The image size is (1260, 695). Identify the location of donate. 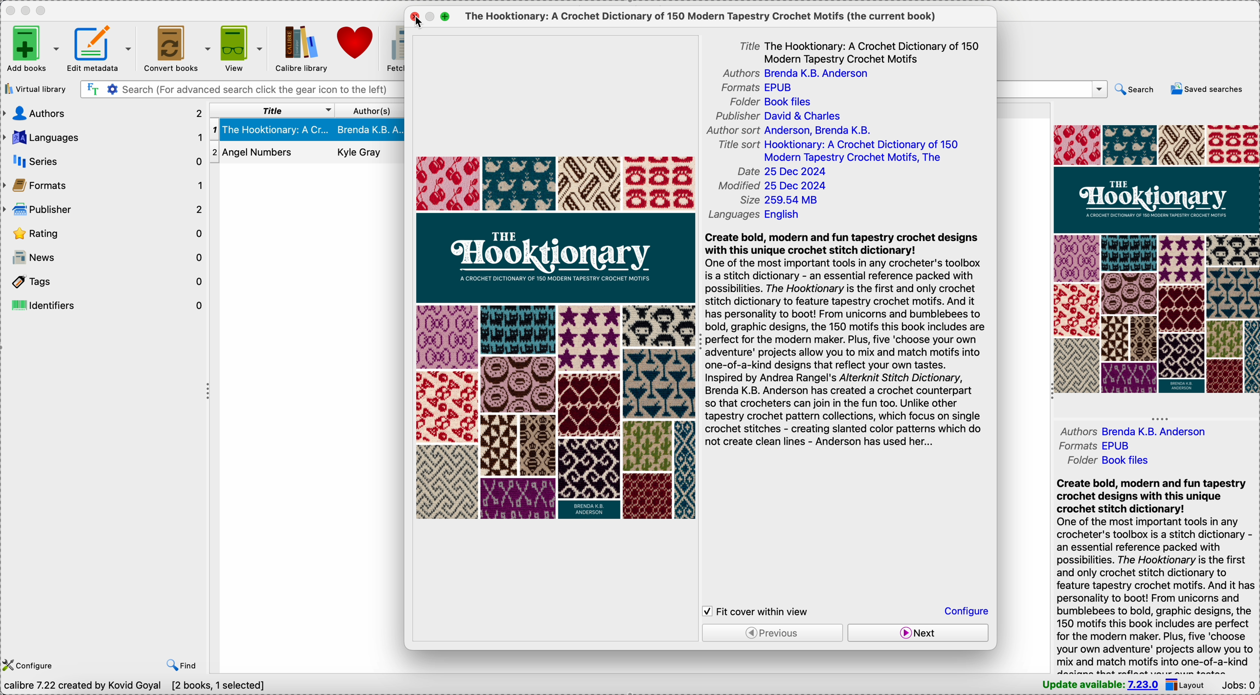
(357, 42).